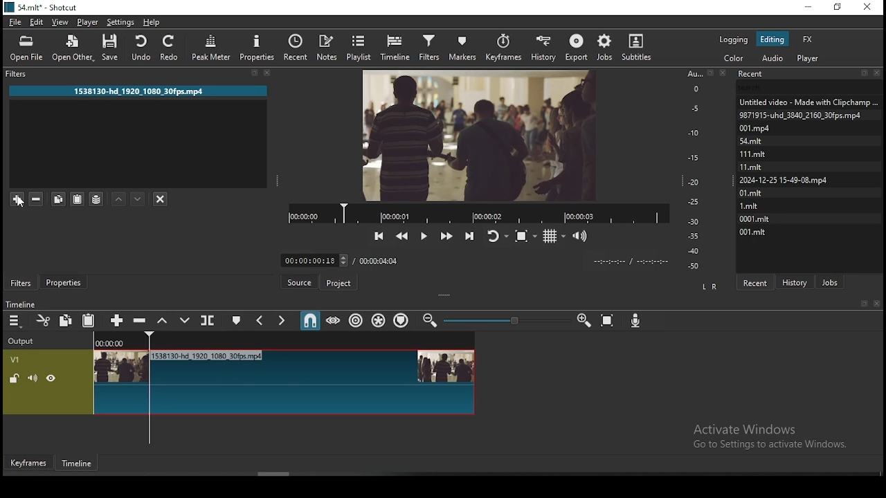  Describe the element at coordinates (580, 321) in the screenshot. I see `zoom timeline out` at that location.